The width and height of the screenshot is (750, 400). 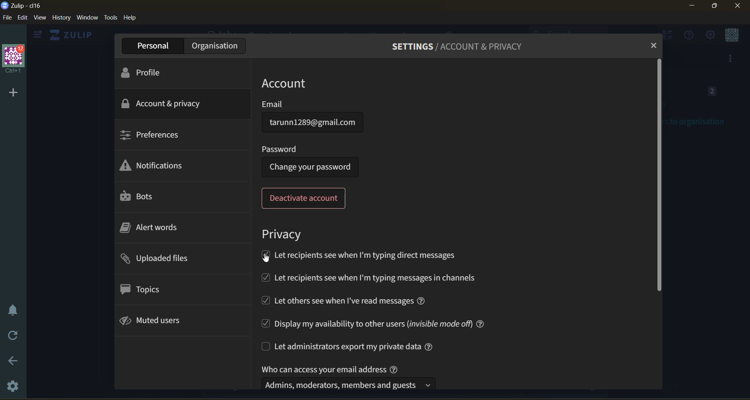 What do you see at coordinates (158, 229) in the screenshot?
I see `alert words` at bounding box center [158, 229].